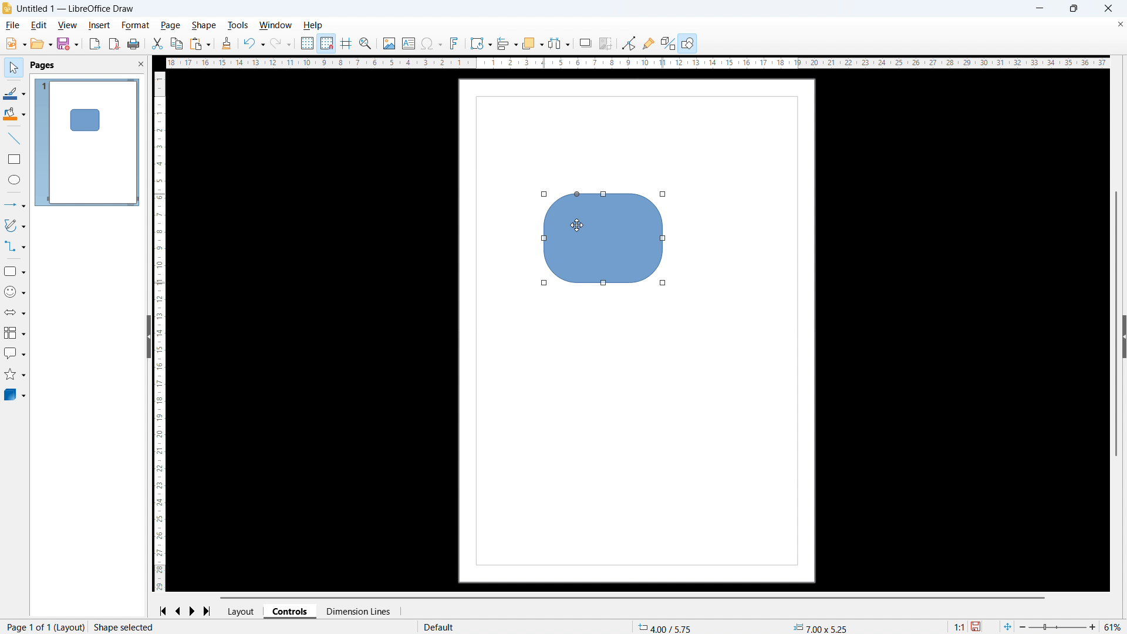 The width and height of the screenshot is (1127, 634). I want to click on Zoom slider , so click(1058, 627).